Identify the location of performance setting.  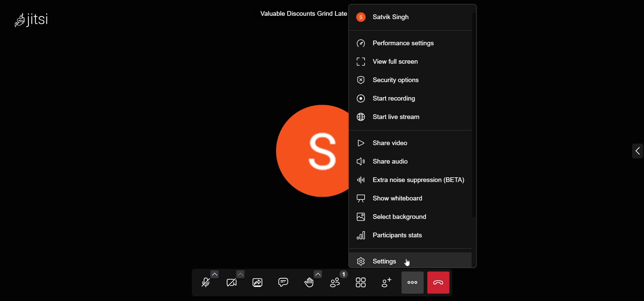
(396, 44).